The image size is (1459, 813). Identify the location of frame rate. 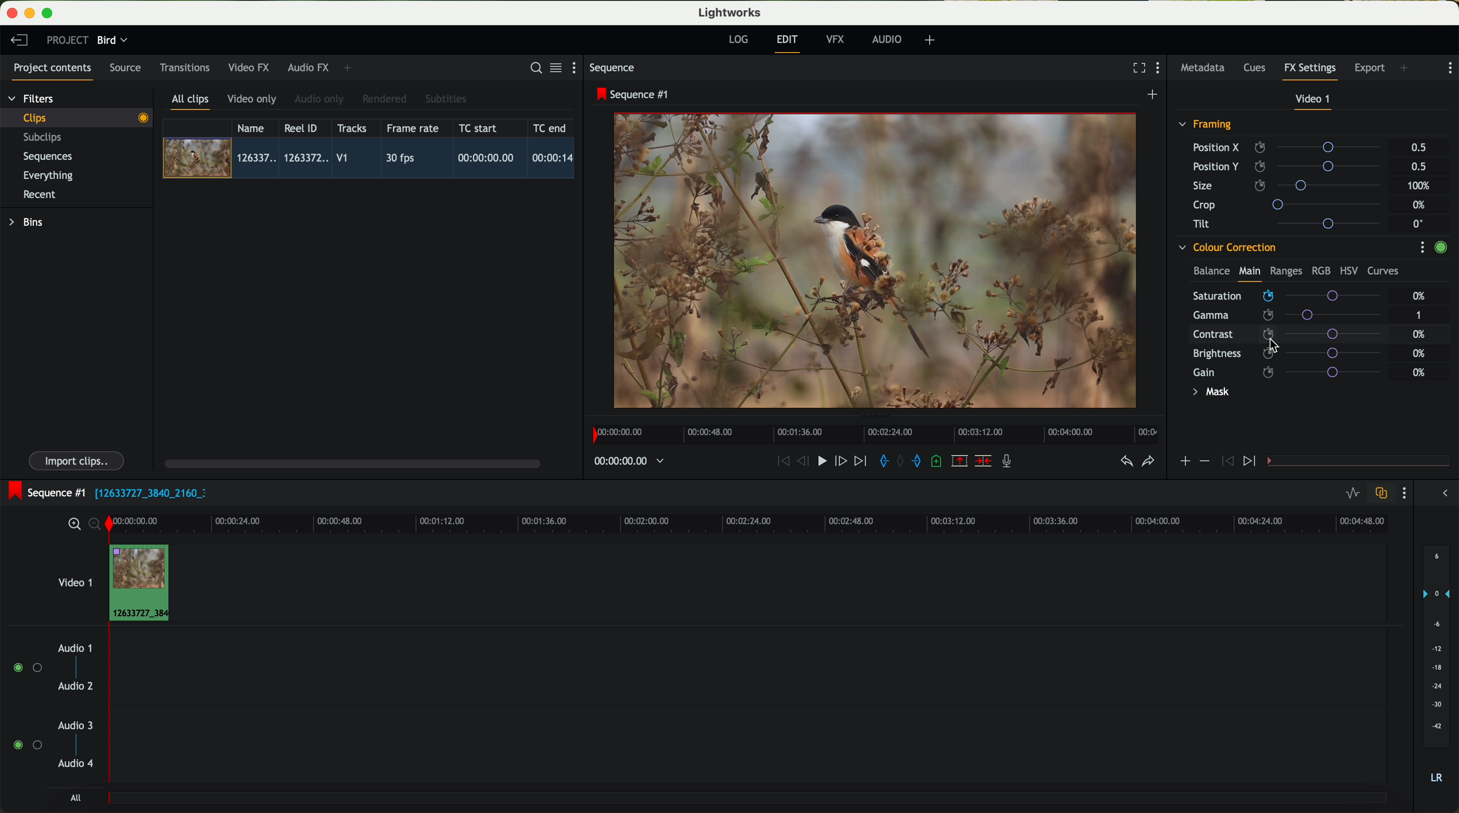
(413, 129).